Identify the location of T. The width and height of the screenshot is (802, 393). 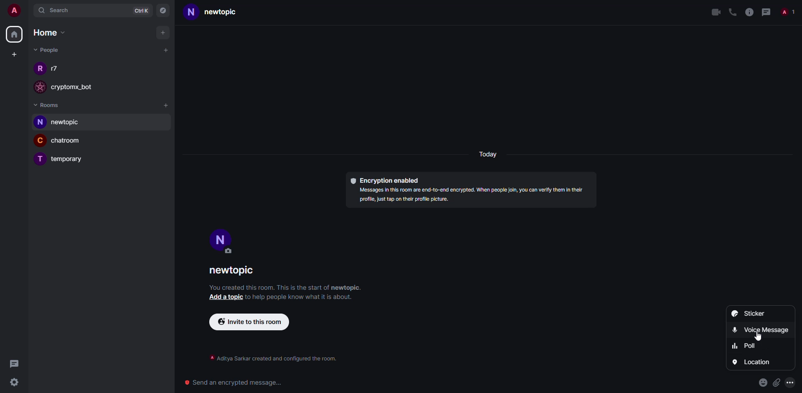
(39, 158).